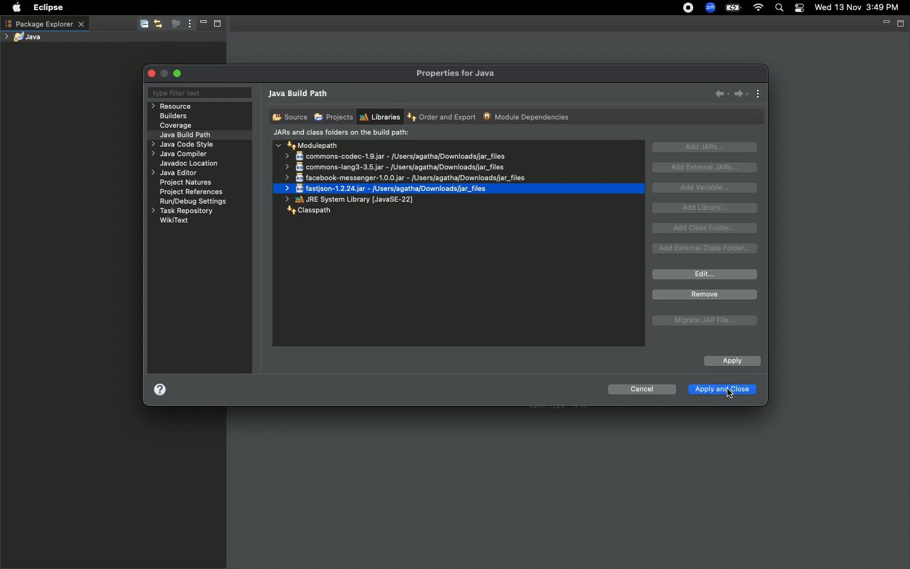 The height and width of the screenshot is (569, 910). What do you see at coordinates (188, 184) in the screenshot?
I see `Project natures` at bounding box center [188, 184].